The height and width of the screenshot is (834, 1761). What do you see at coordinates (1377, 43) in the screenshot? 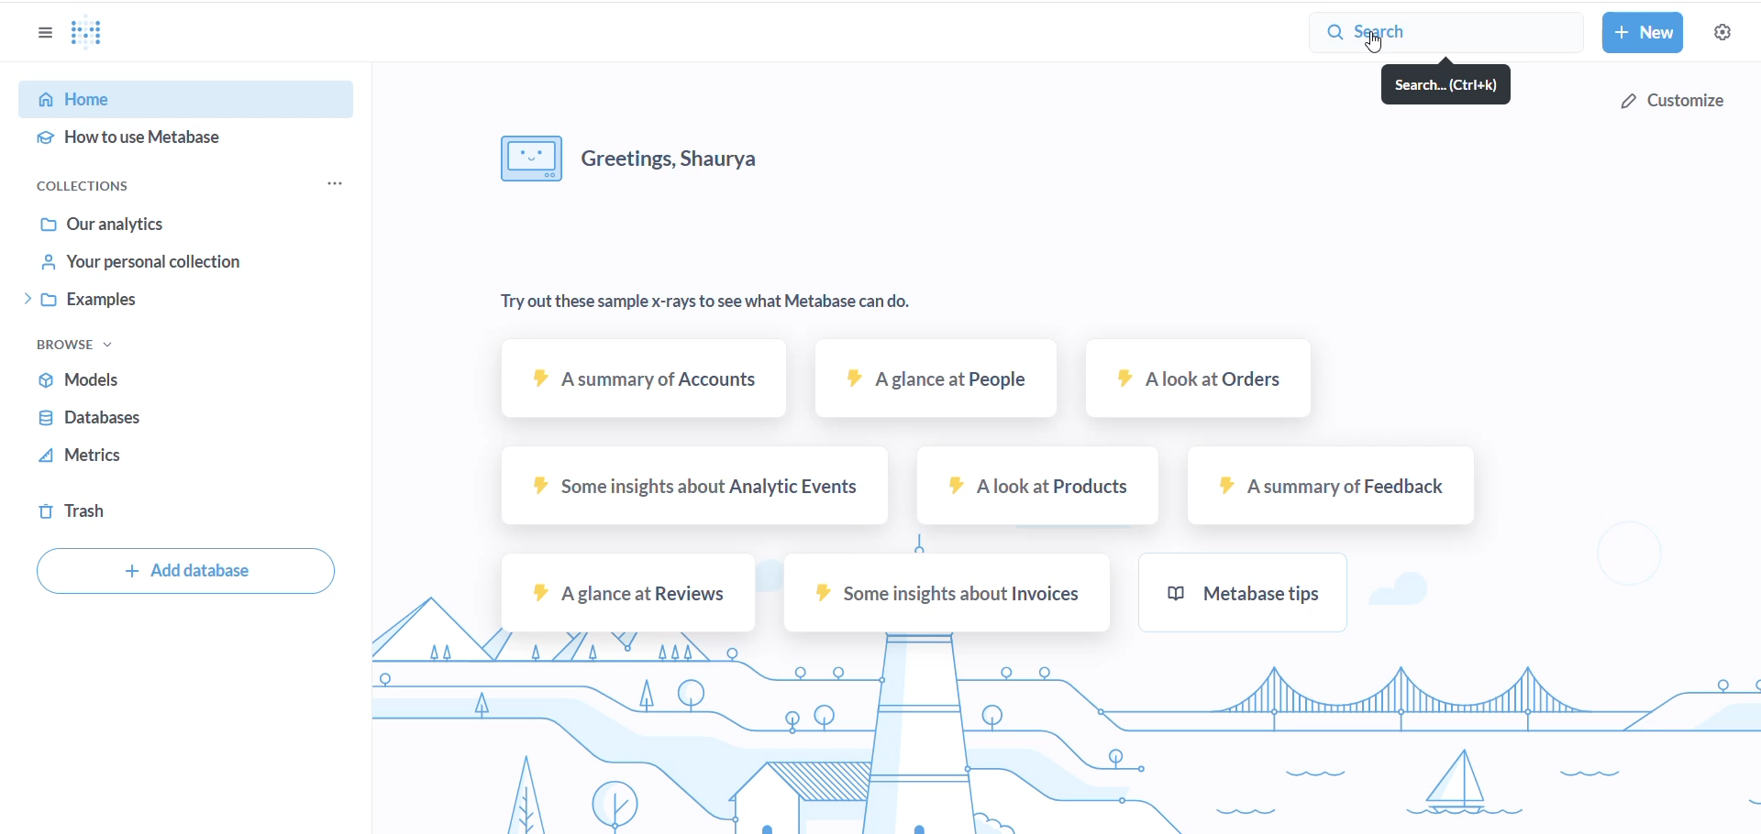
I see `cursor` at bounding box center [1377, 43].